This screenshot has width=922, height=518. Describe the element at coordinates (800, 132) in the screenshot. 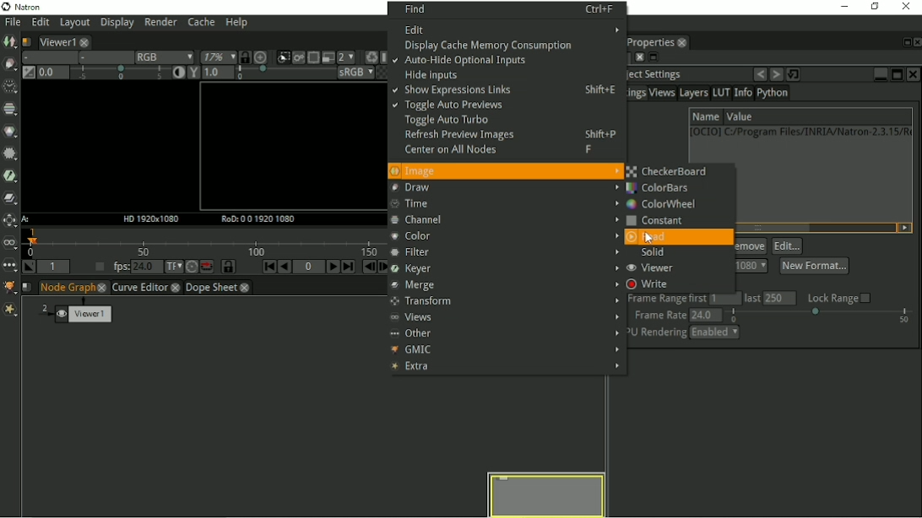

I see `1 [0CIO0] C:/Program Files/INRIA/Natron-2.3.15/R(` at that location.